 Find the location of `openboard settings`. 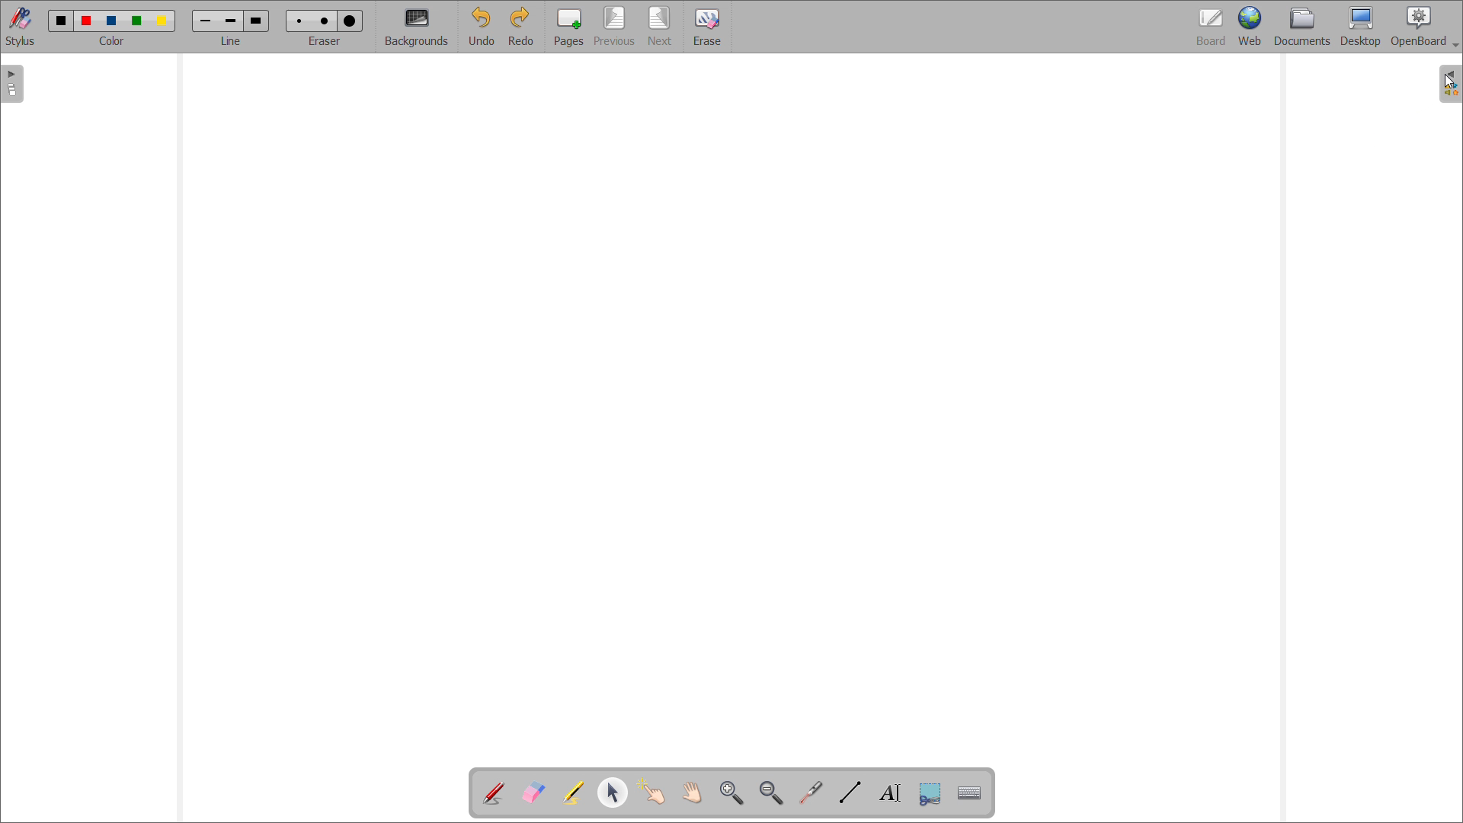

openboard settings is located at coordinates (1424, 27).